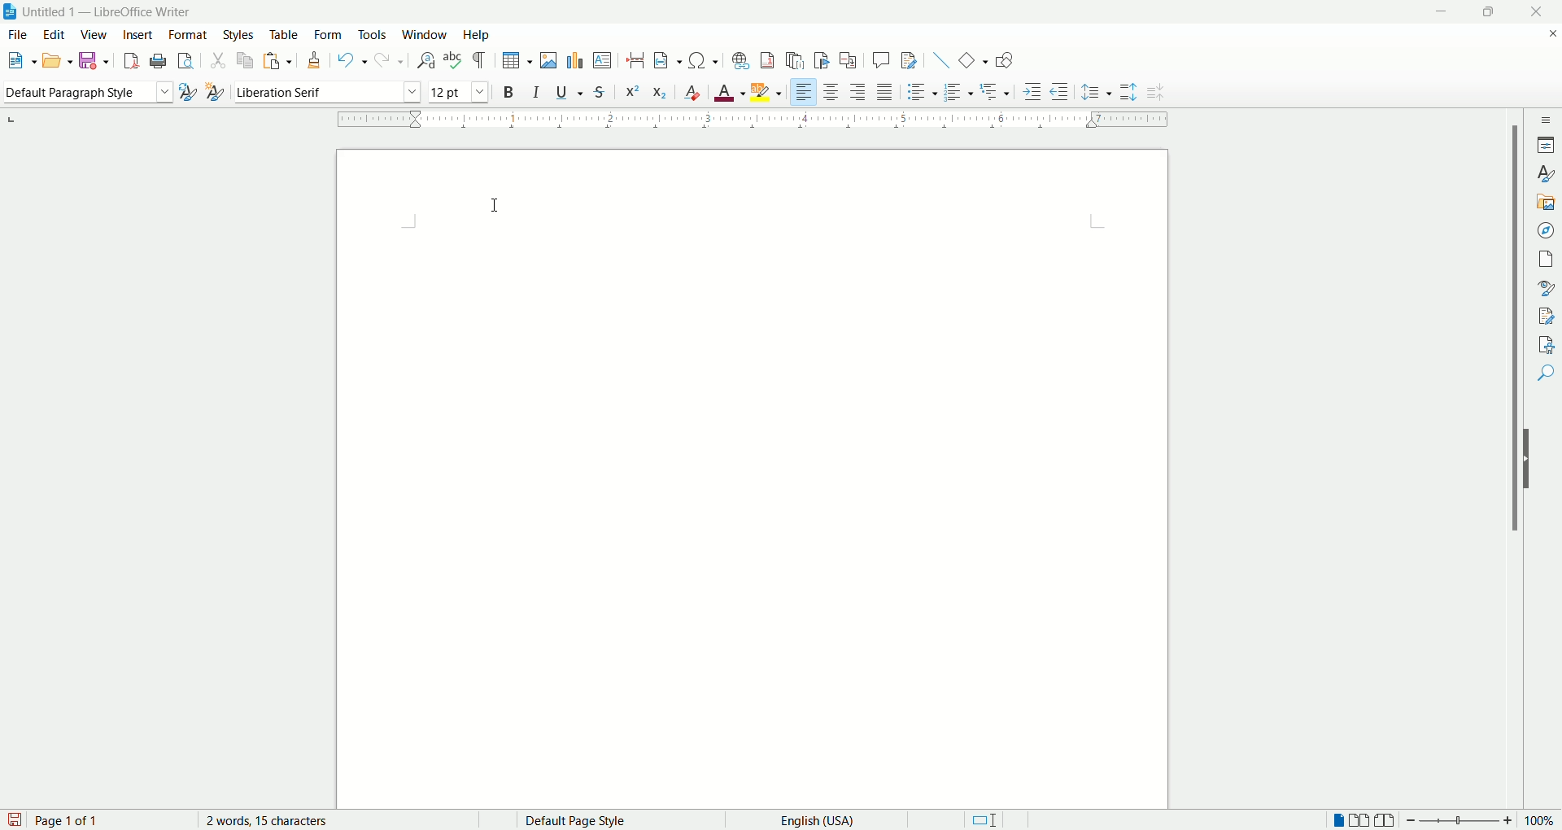 The image size is (1562, 830). I want to click on print, so click(156, 61).